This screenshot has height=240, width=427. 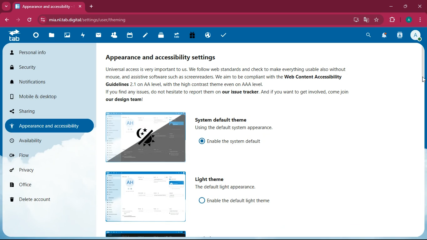 What do you see at coordinates (165, 58) in the screenshot?
I see `appearance` at bounding box center [165, 58].